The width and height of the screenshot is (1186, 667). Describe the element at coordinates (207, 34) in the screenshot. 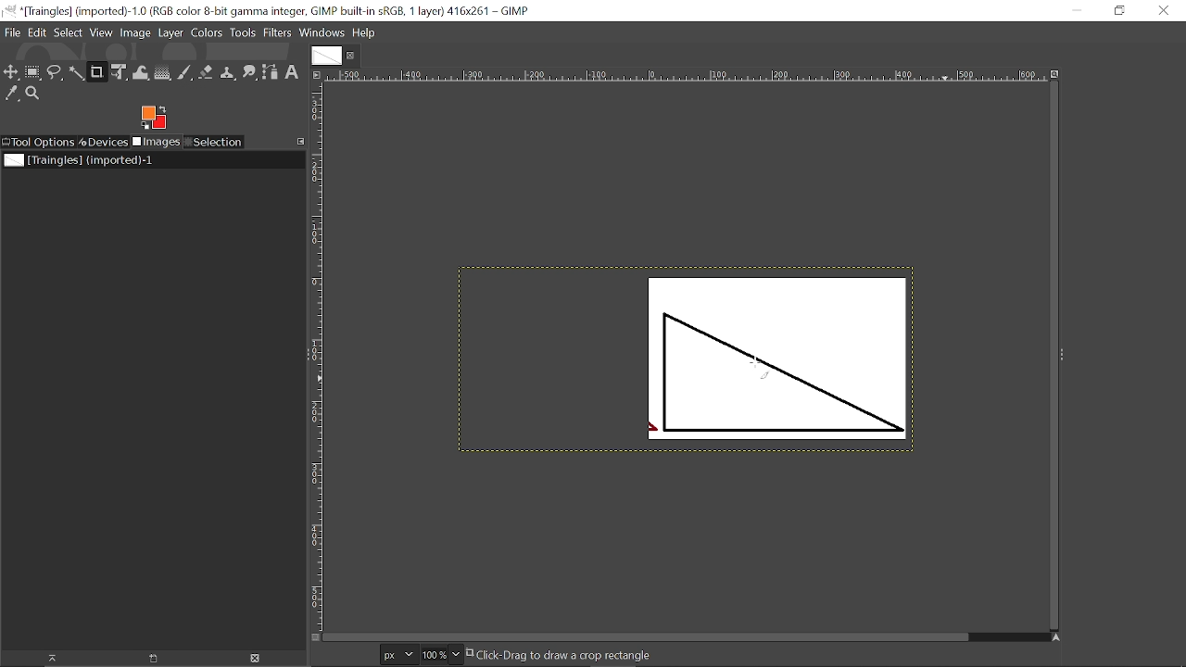

I see `Colors` at that location.